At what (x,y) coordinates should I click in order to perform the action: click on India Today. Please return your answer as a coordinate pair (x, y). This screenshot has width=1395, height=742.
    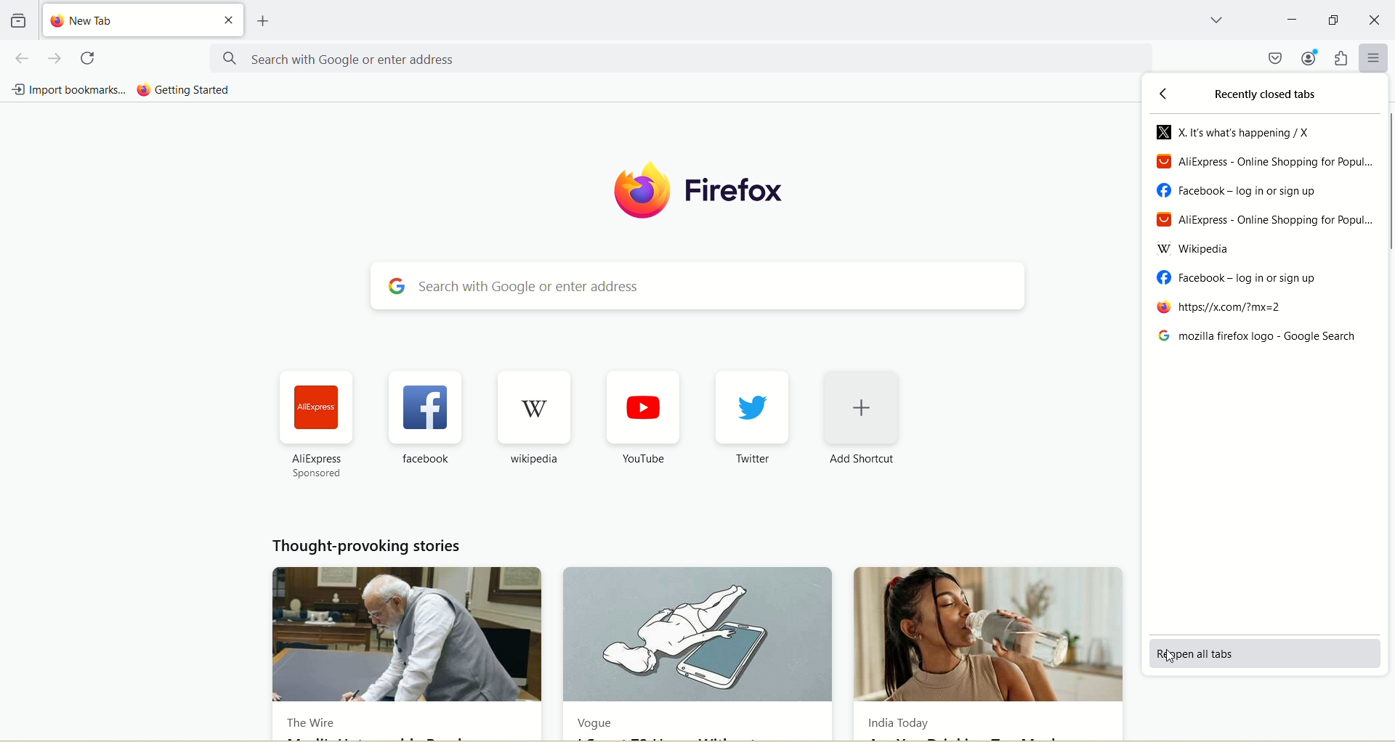
    Looking at the image, I should click on (897, 723).